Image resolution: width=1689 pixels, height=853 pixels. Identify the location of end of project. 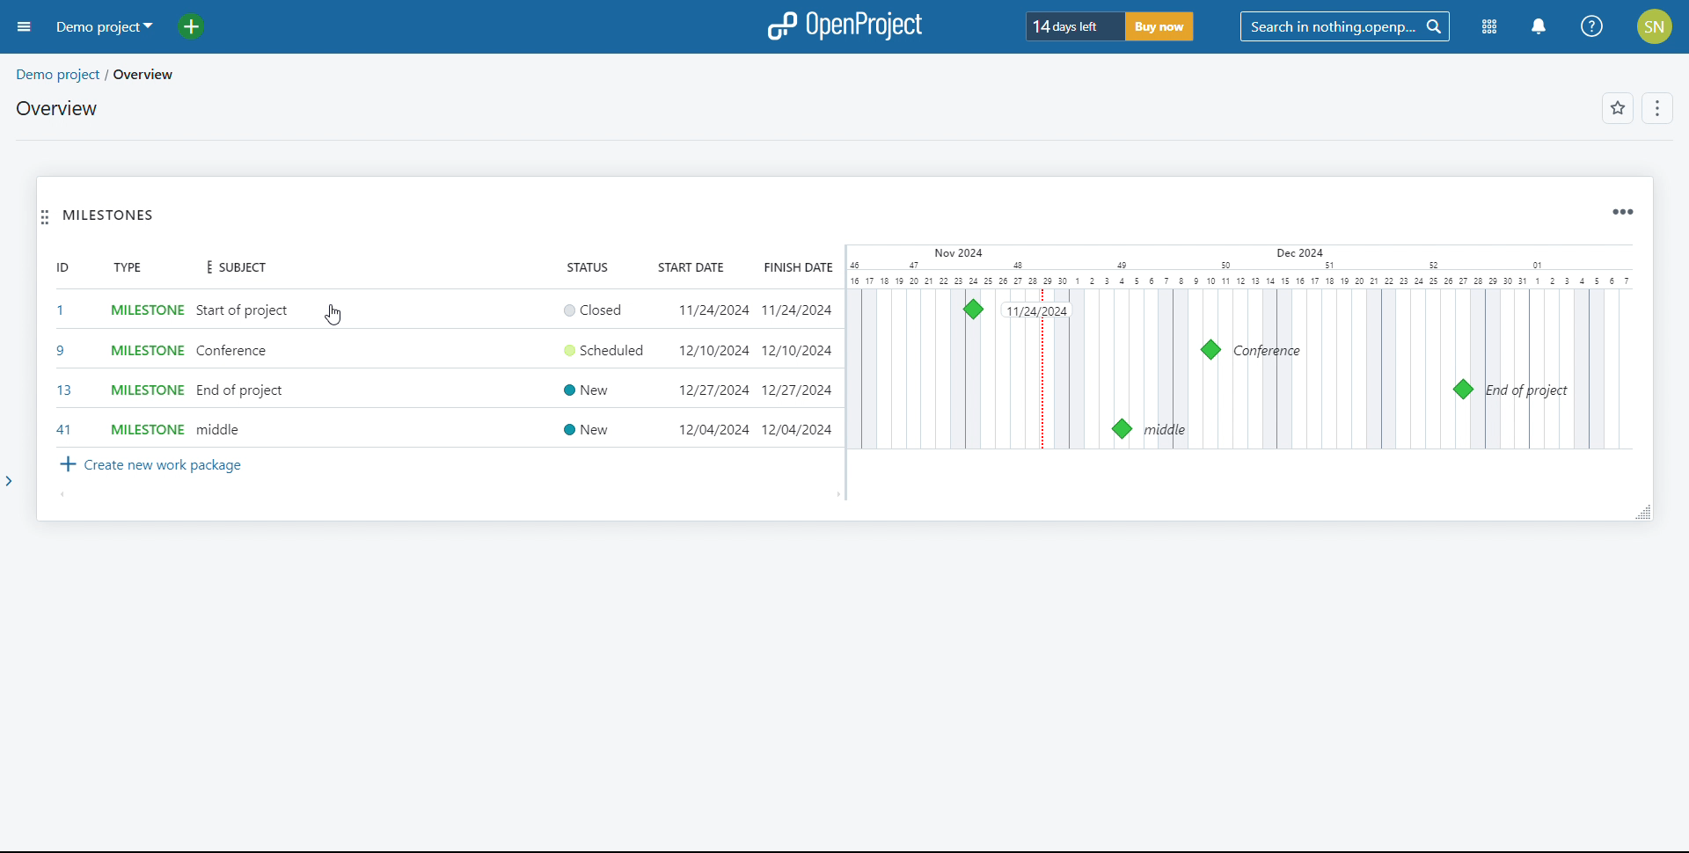
(239, 394).